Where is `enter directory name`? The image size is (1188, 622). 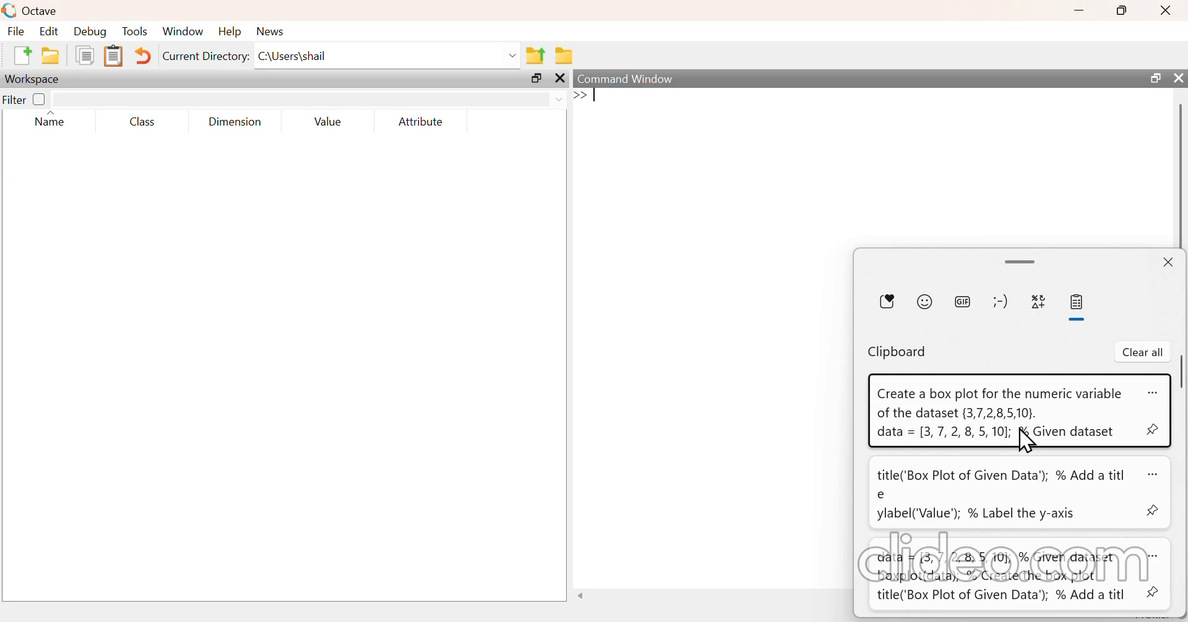 enter directory name is located at coordinates (386, 57).